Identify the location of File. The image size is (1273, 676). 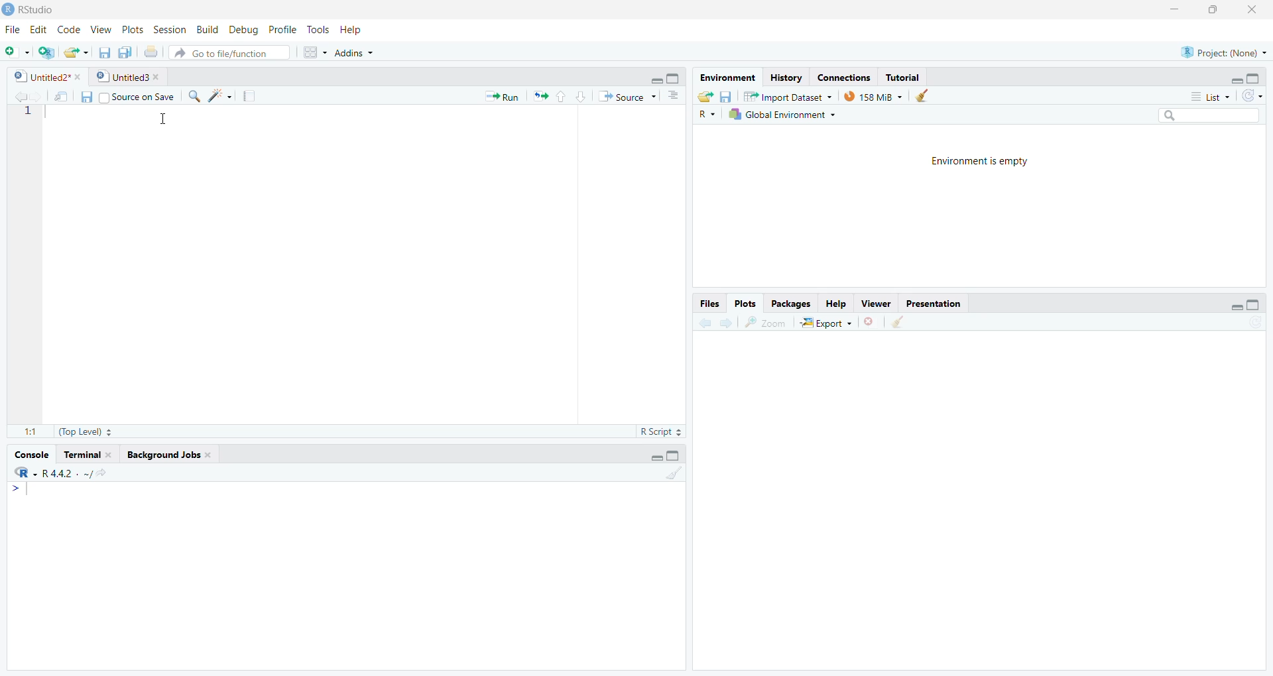
(11, 29).